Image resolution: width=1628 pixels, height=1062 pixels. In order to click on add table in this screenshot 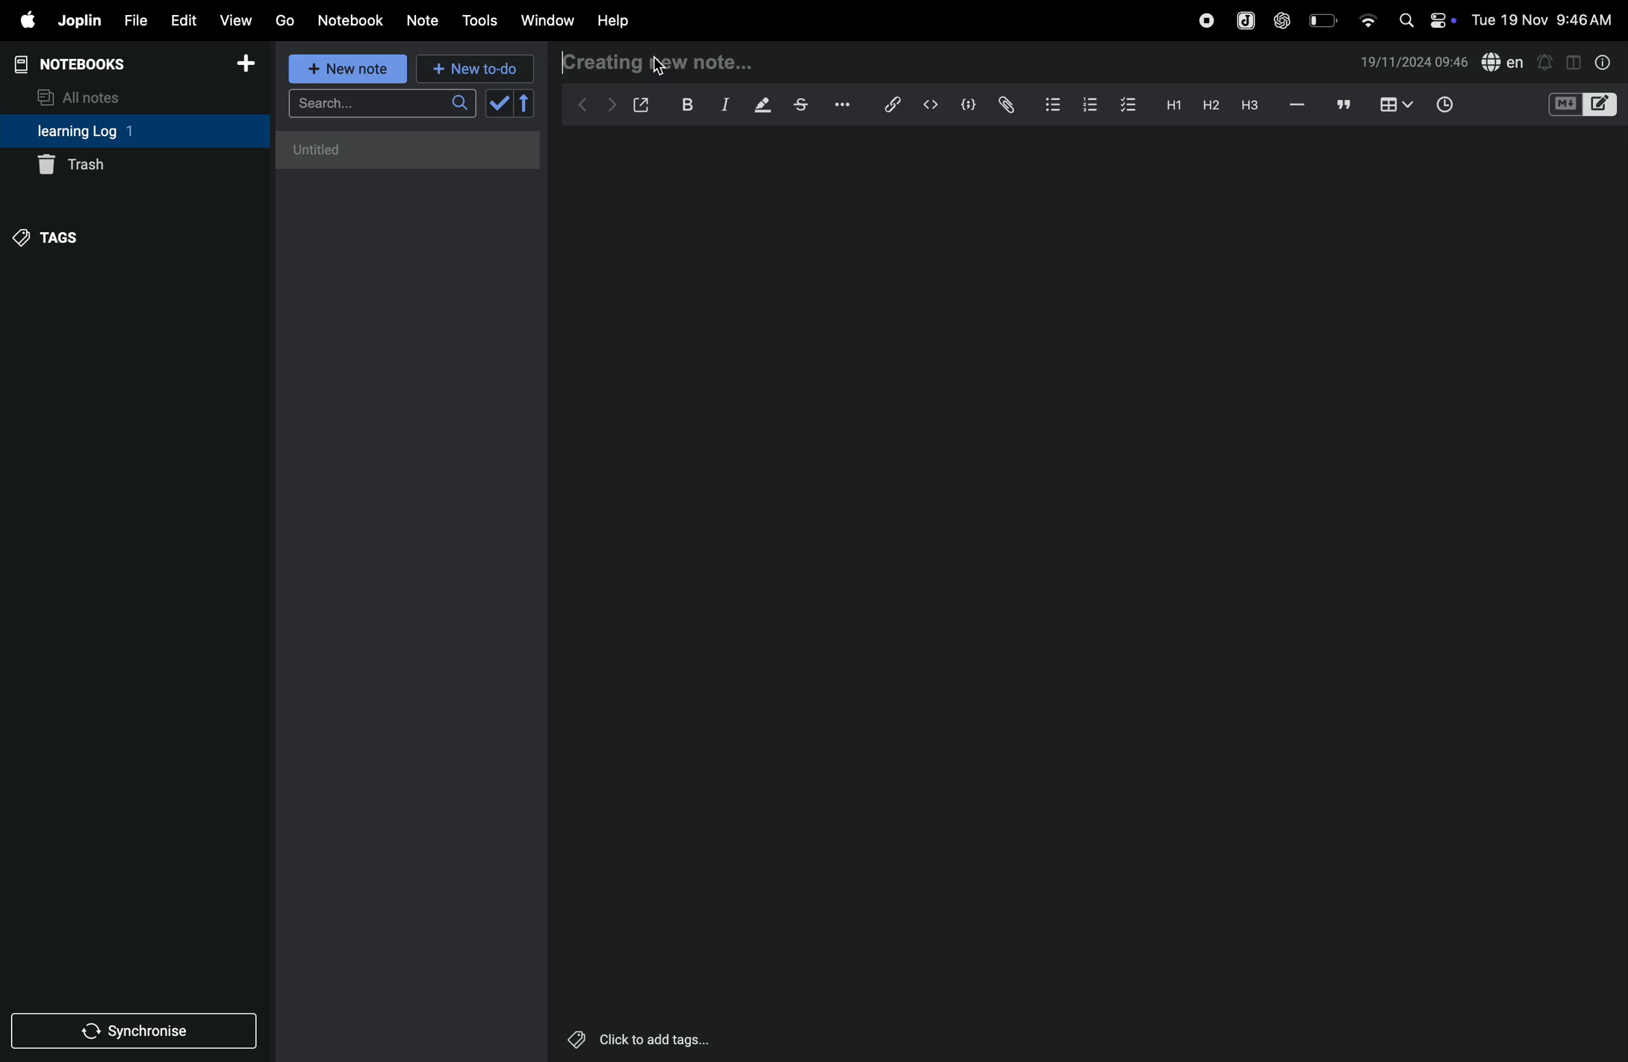, I will do `click(1393, 105)`.